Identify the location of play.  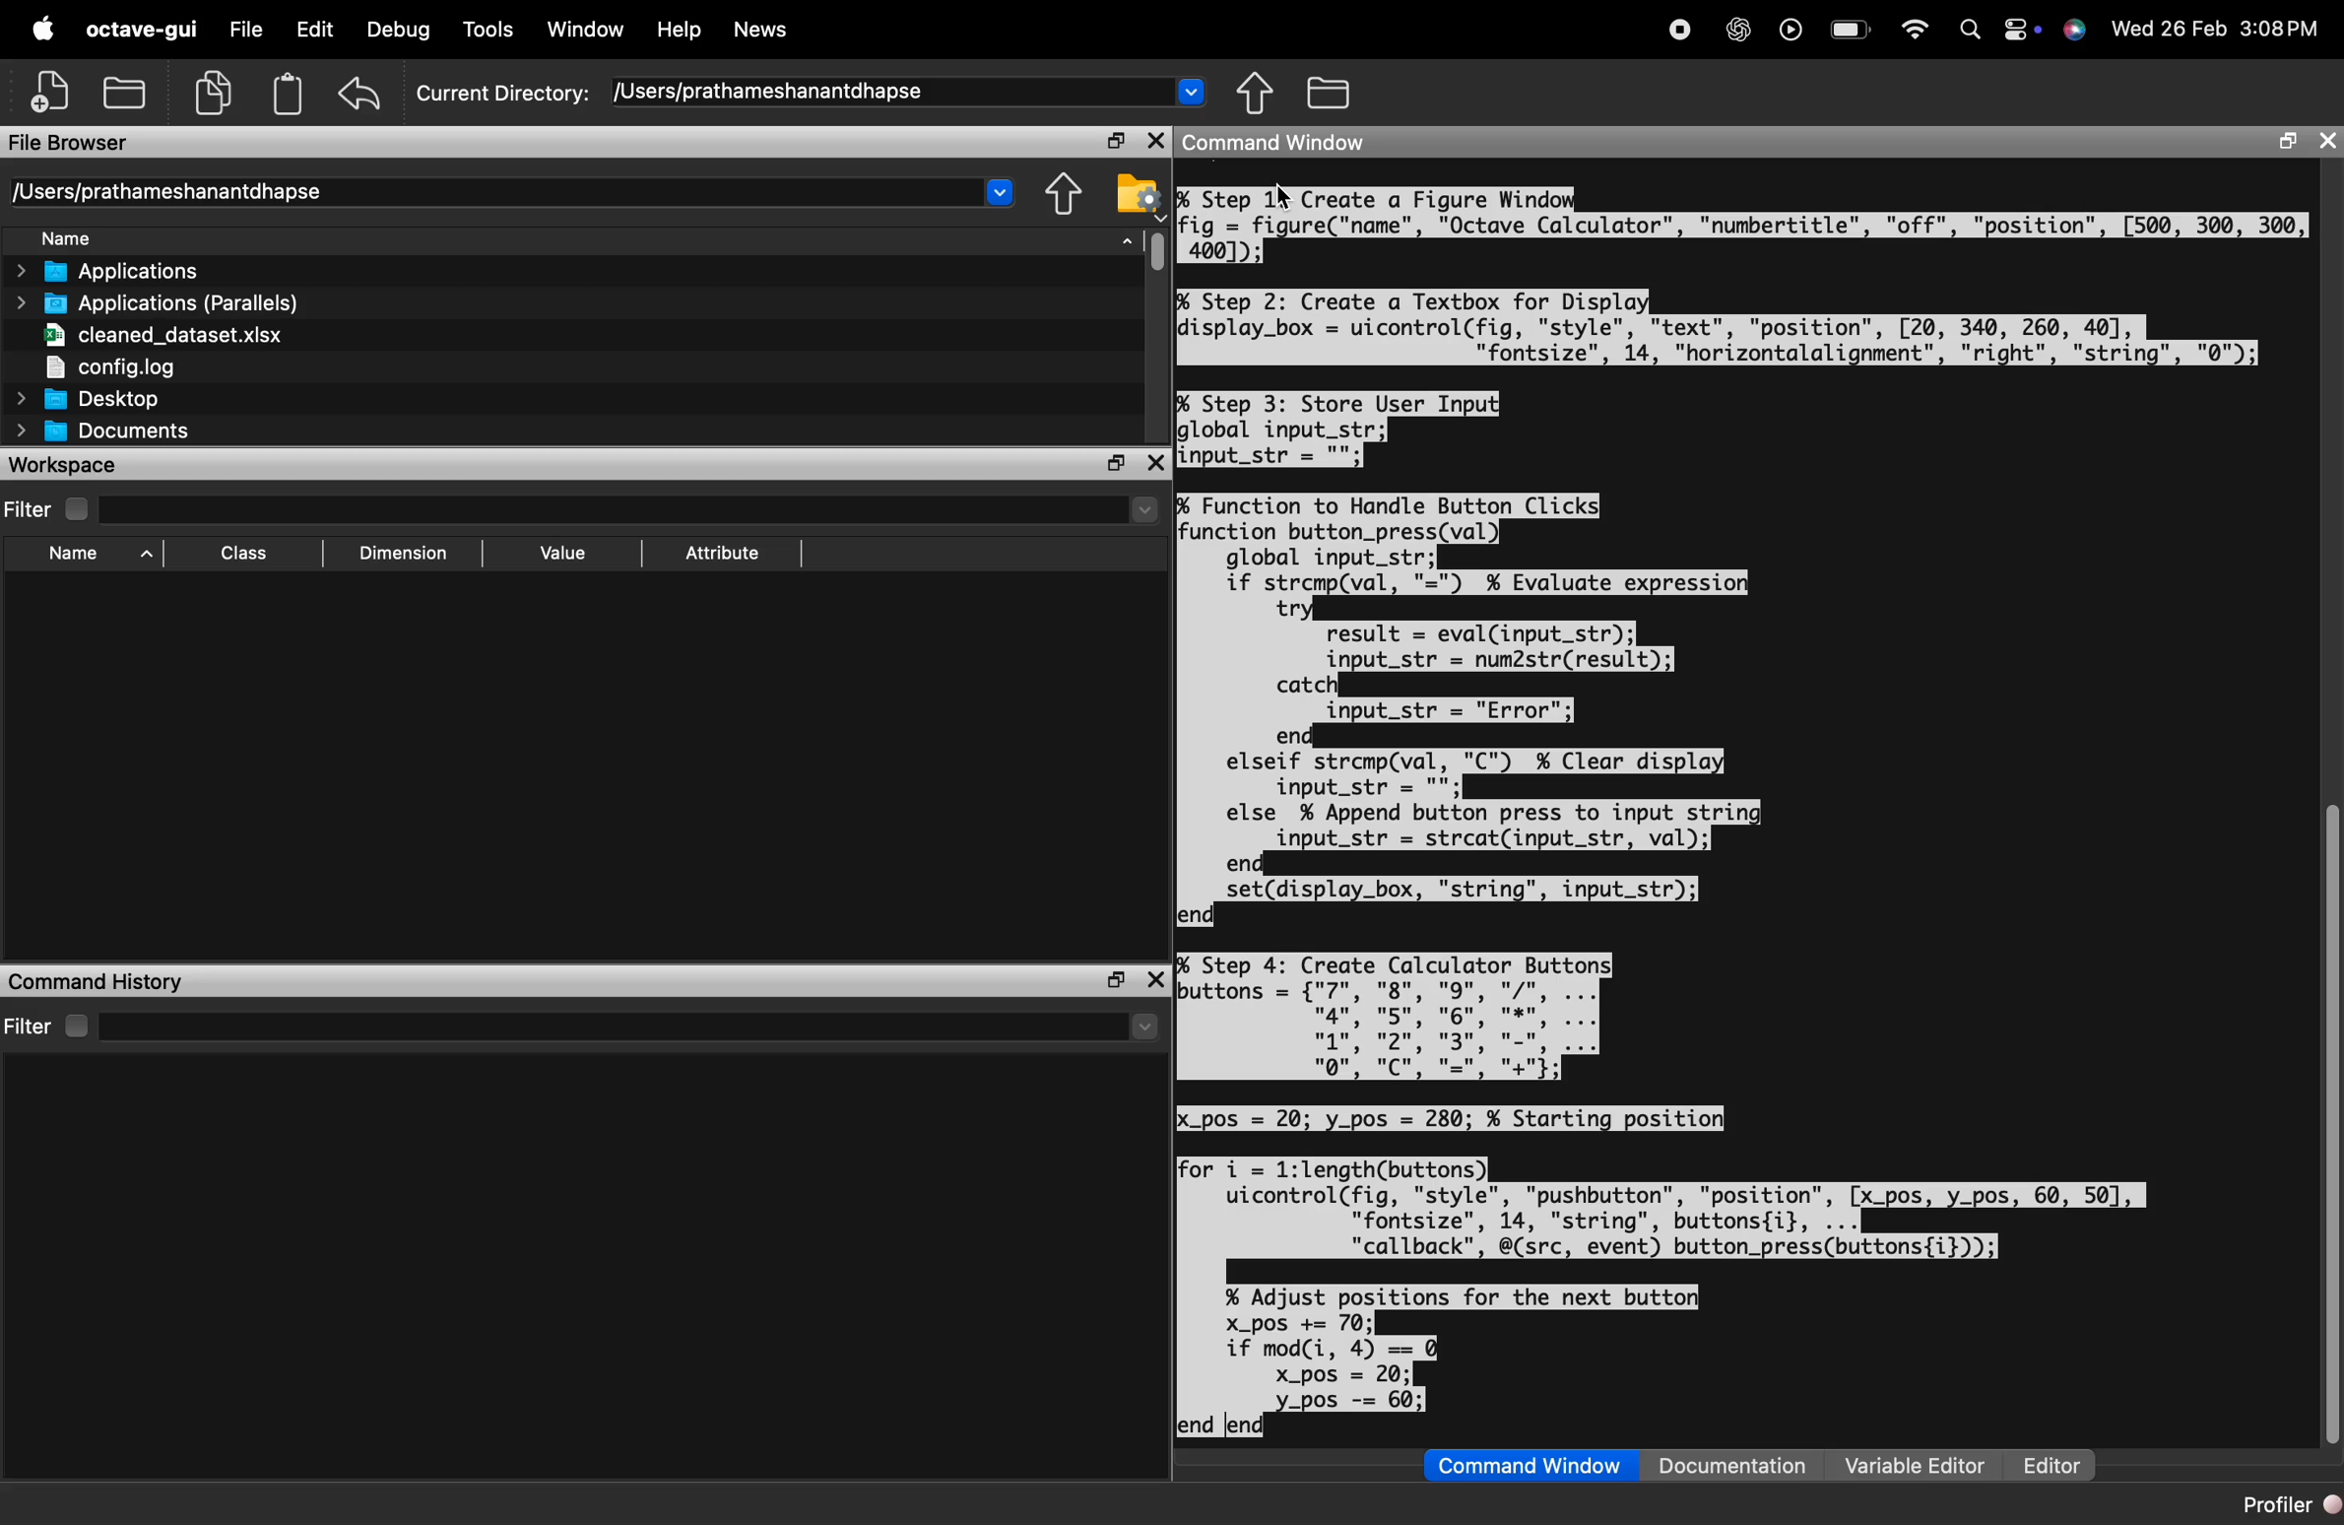
(1790, 30).